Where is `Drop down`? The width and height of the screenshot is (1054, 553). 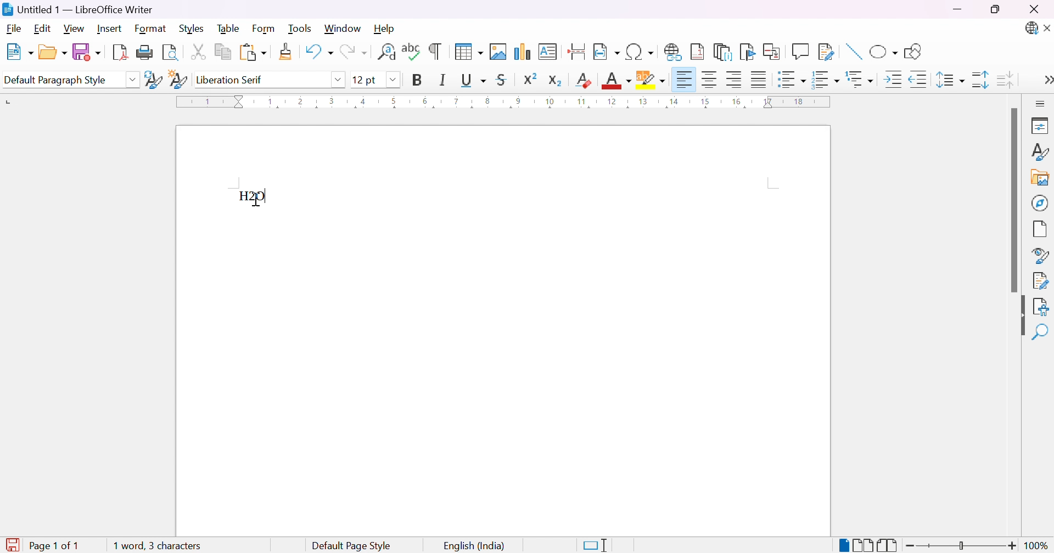
Drop down is located at coordinates (132, 80).